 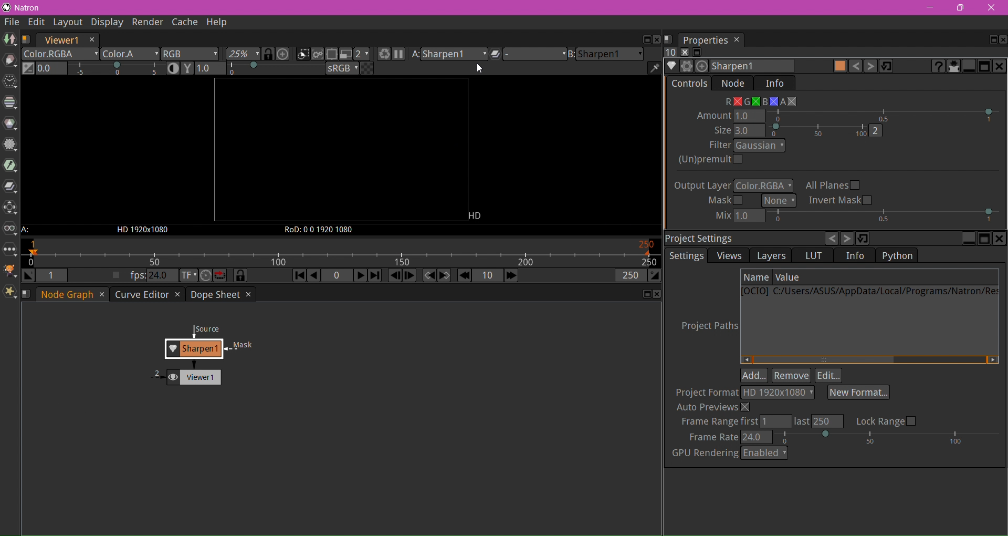 What do you see at coordinates (344, 54) in the screenshot?
I see `Proxy mode` at bounding box center [344, 54].